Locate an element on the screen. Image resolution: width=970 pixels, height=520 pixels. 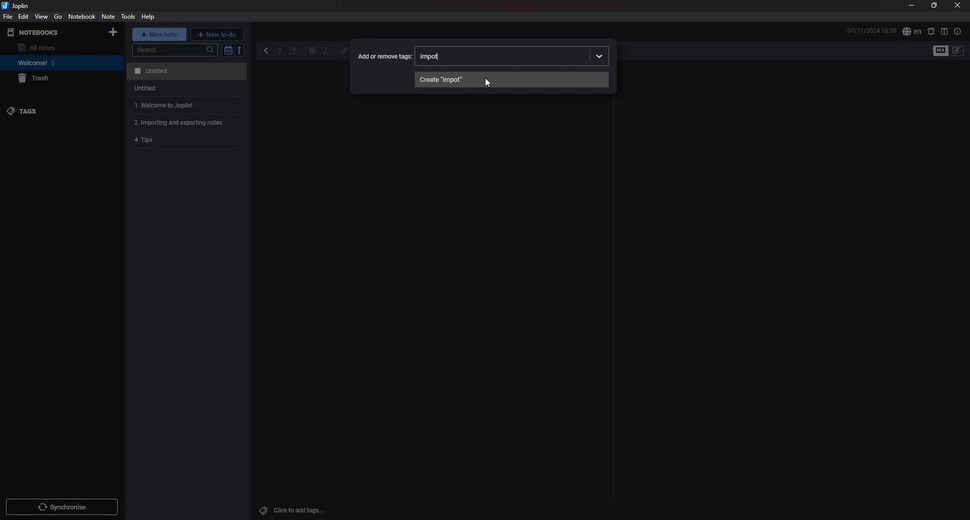
trash is located at coordinates (54, 79).